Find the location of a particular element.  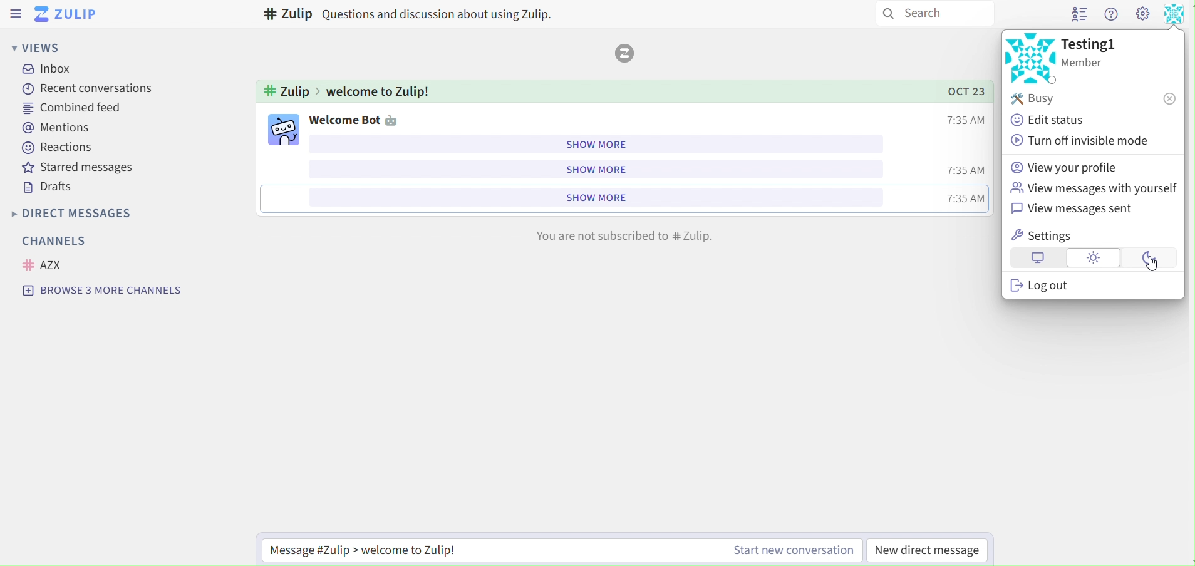

Zulip welcome to Zulip ! is located at coordinates (346, 90).